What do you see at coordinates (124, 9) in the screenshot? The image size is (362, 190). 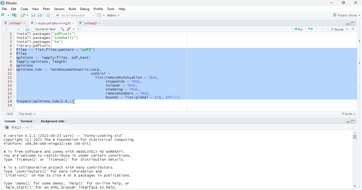 I see `help` at bounding box center [124, 9].